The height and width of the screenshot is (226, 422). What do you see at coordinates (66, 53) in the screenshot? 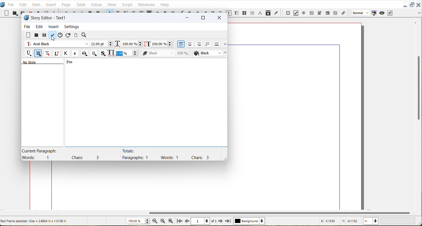
I see `All Caps` at bounding box center [66, 53].